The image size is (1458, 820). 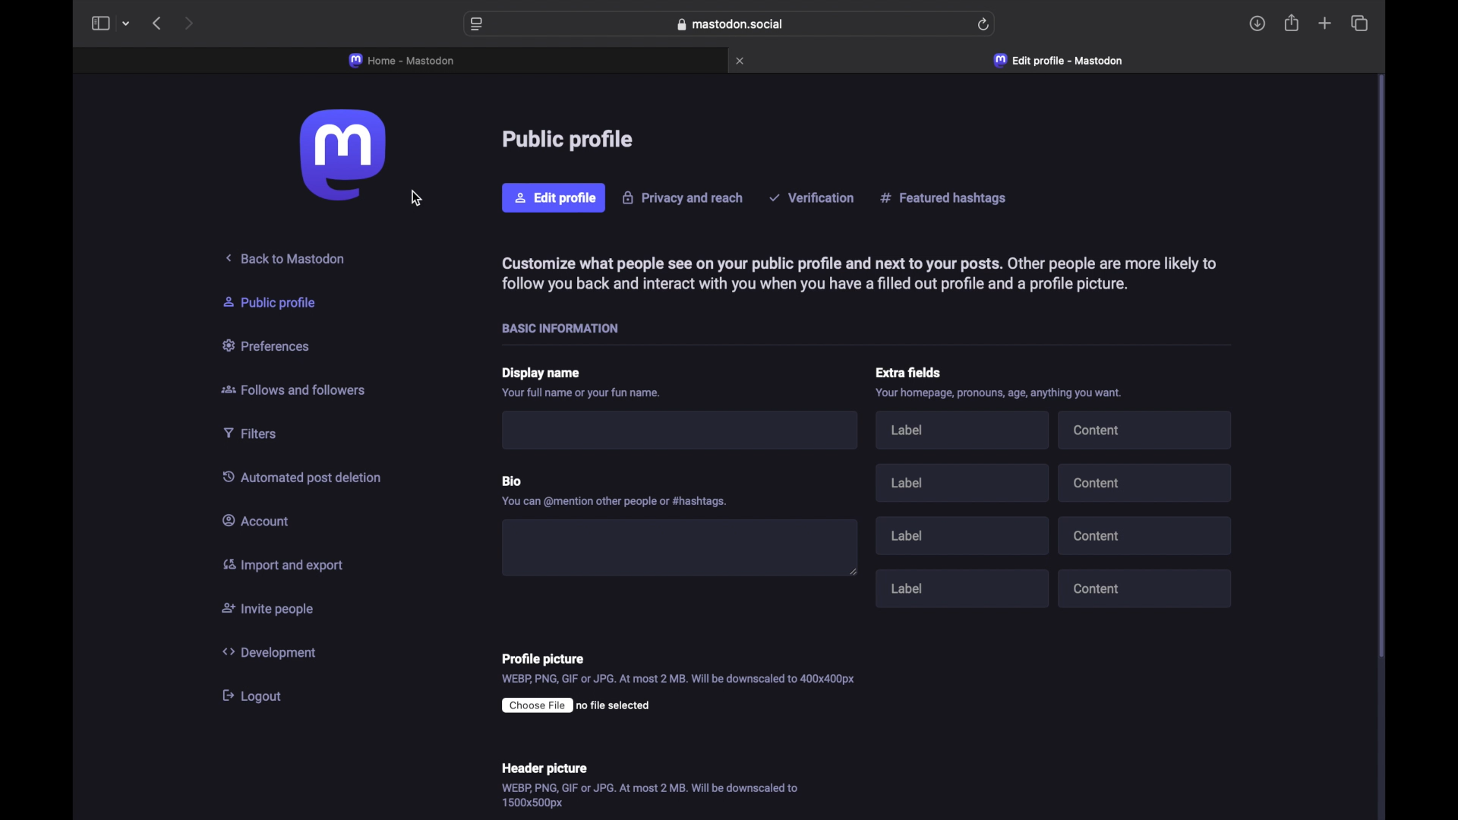 What do you see at coordinates (1143, 428) in the screenshot?
I see `content` at bounding box center [1143, 428].